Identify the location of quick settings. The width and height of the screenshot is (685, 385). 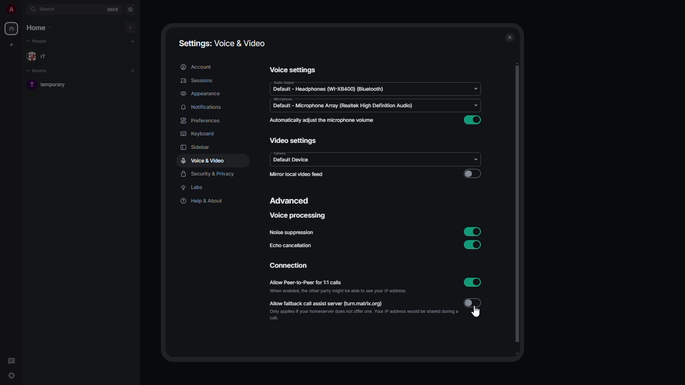
(12, 375).